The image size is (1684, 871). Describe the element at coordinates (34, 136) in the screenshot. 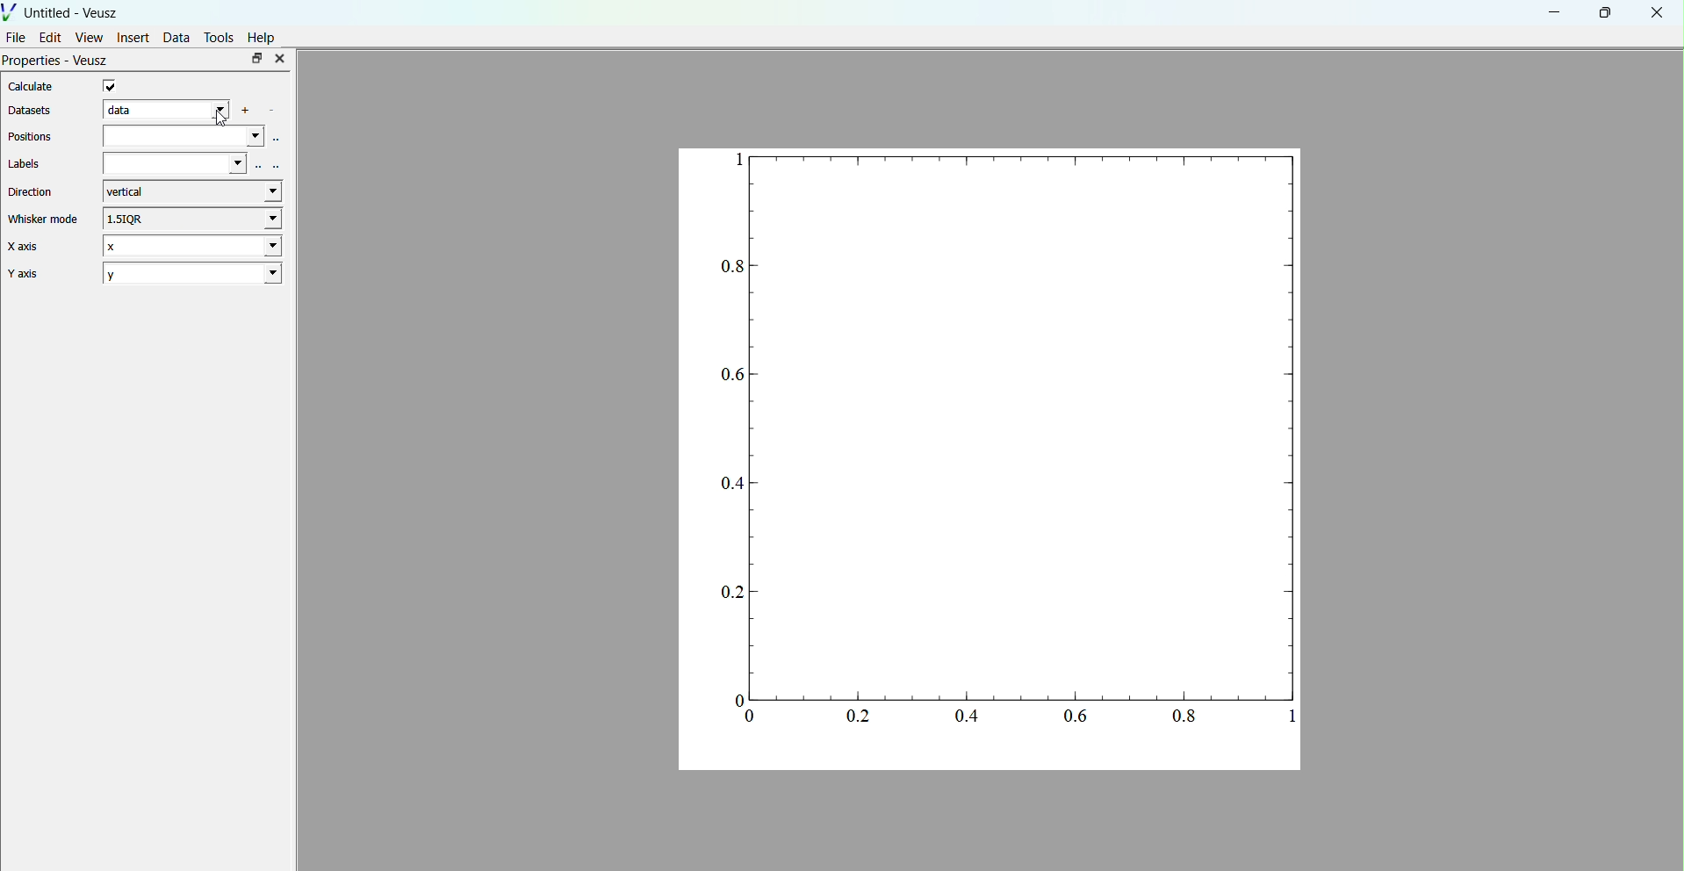

I see `Positions.` at that location.